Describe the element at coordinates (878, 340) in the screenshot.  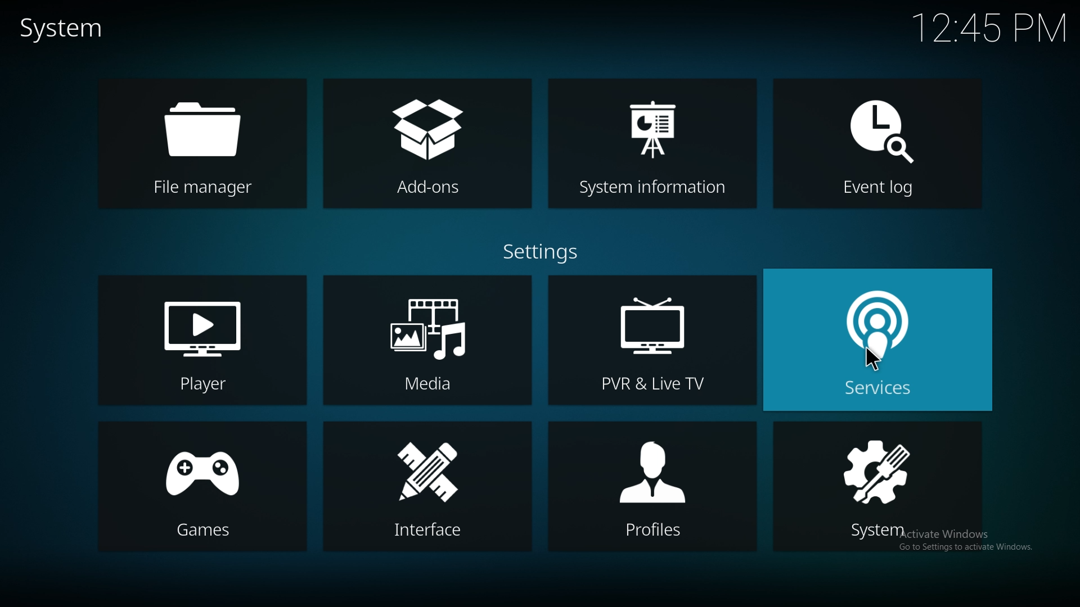
I see `services` at that location.